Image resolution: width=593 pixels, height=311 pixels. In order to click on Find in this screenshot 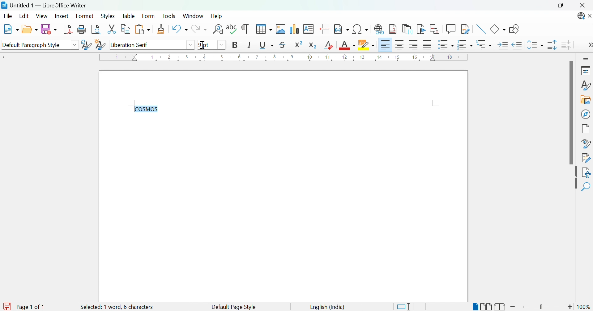, I will do `click(587, 187)`.